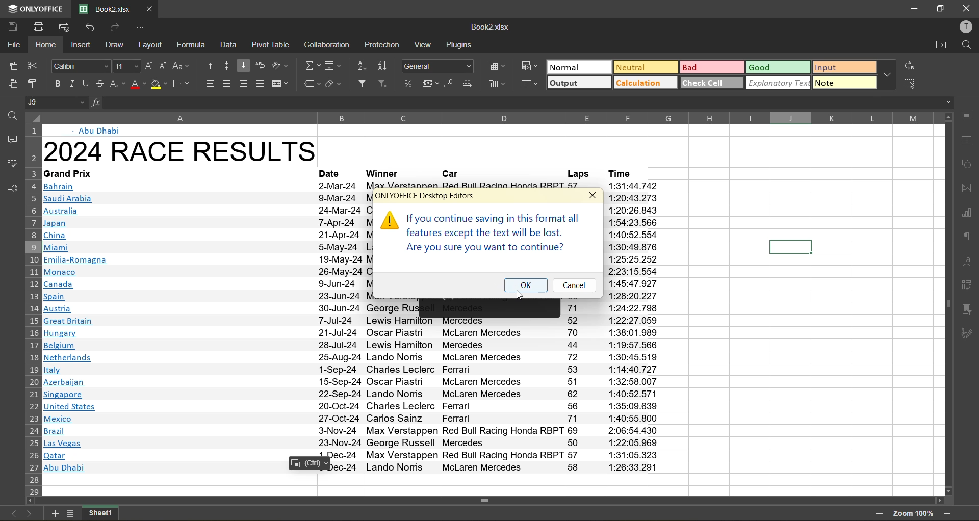 The image size is (979, 521). Describe the element at coordinates (352, 321) in the screenshot. I see `text info` at that location.